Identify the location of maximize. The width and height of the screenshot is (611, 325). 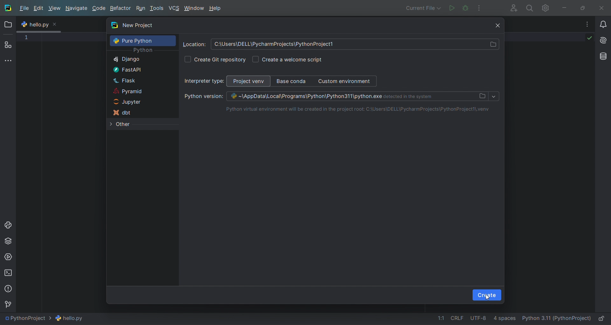
(585, 7).